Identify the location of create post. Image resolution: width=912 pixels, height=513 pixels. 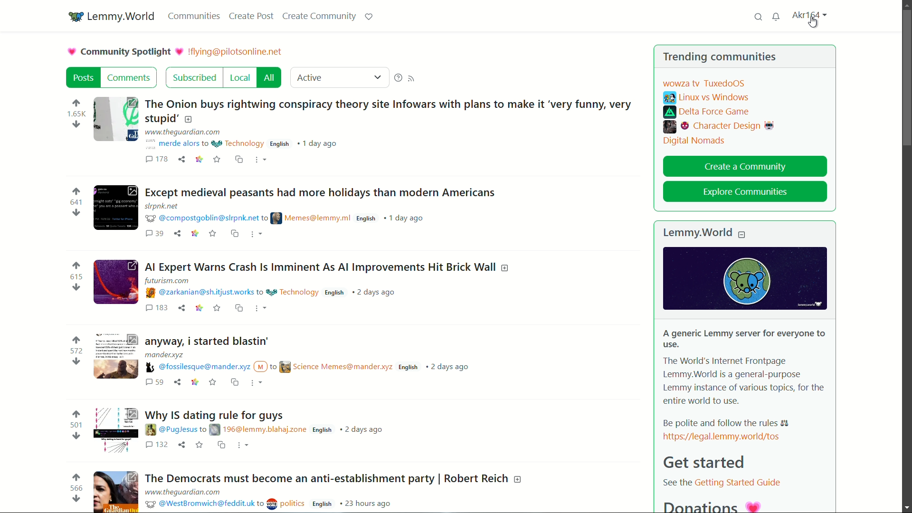
(250, 16).